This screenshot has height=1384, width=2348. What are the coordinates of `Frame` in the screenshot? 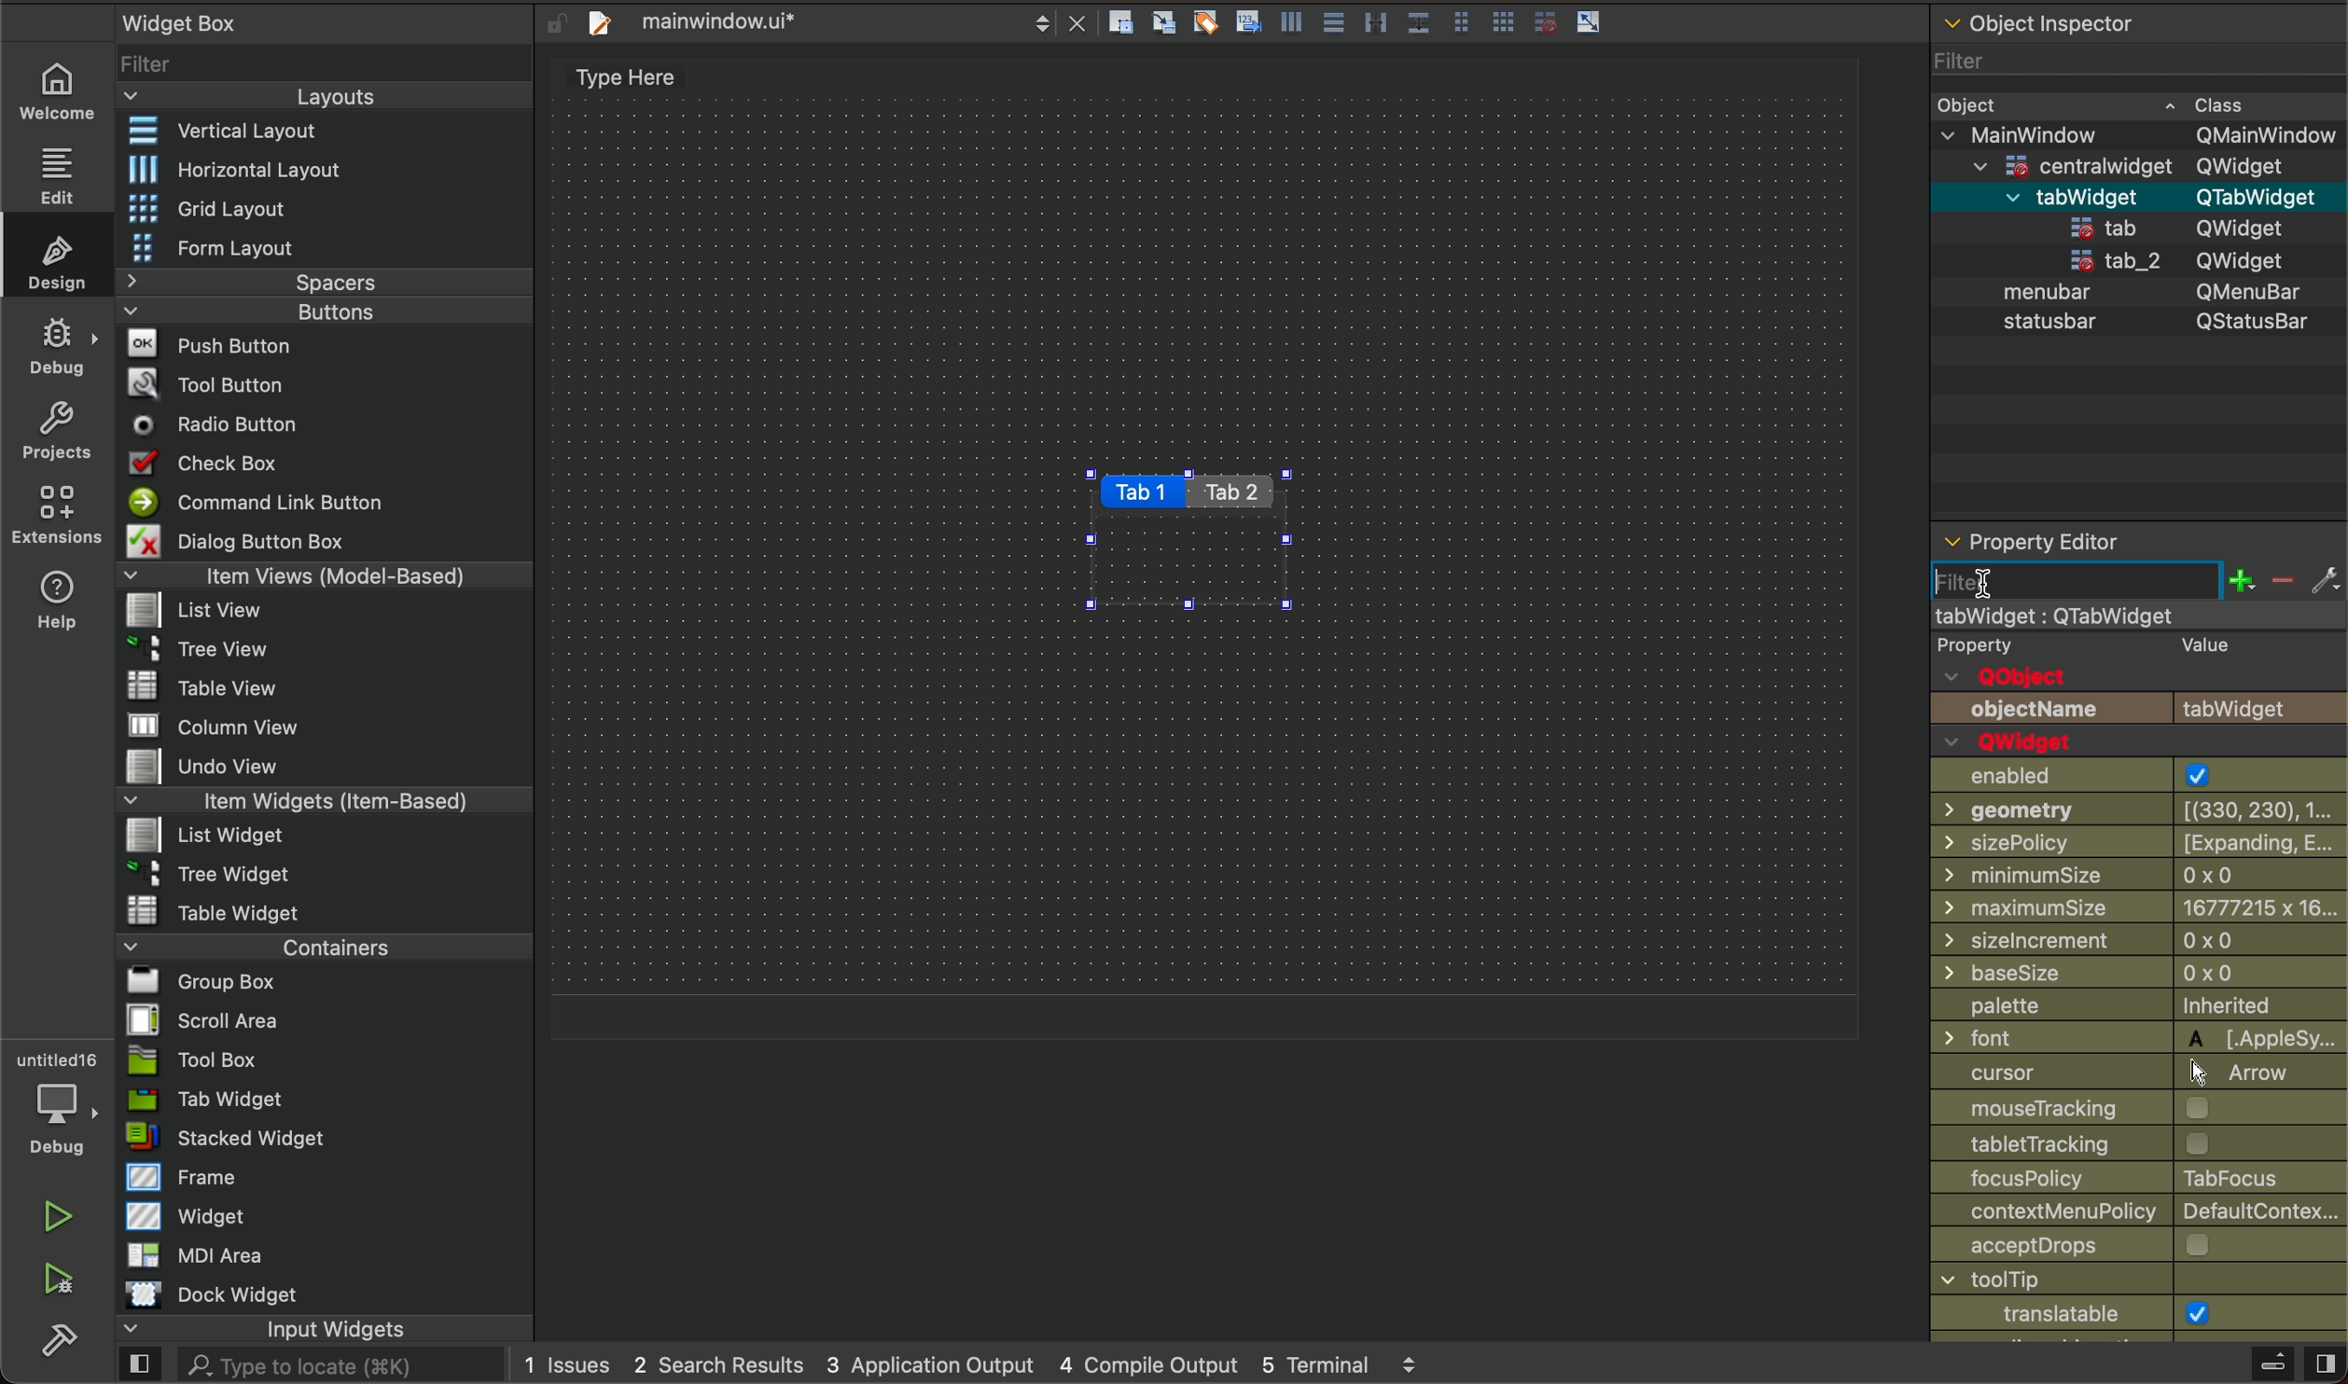 It's located at (173, 1177).